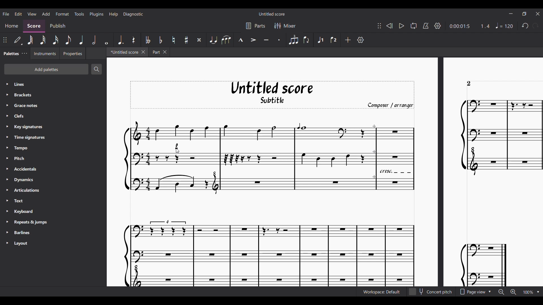  What do you see at coordinates (11, 53) in the screenshot?
I see `Palettes, current tab` at bounding box center [11, 53].